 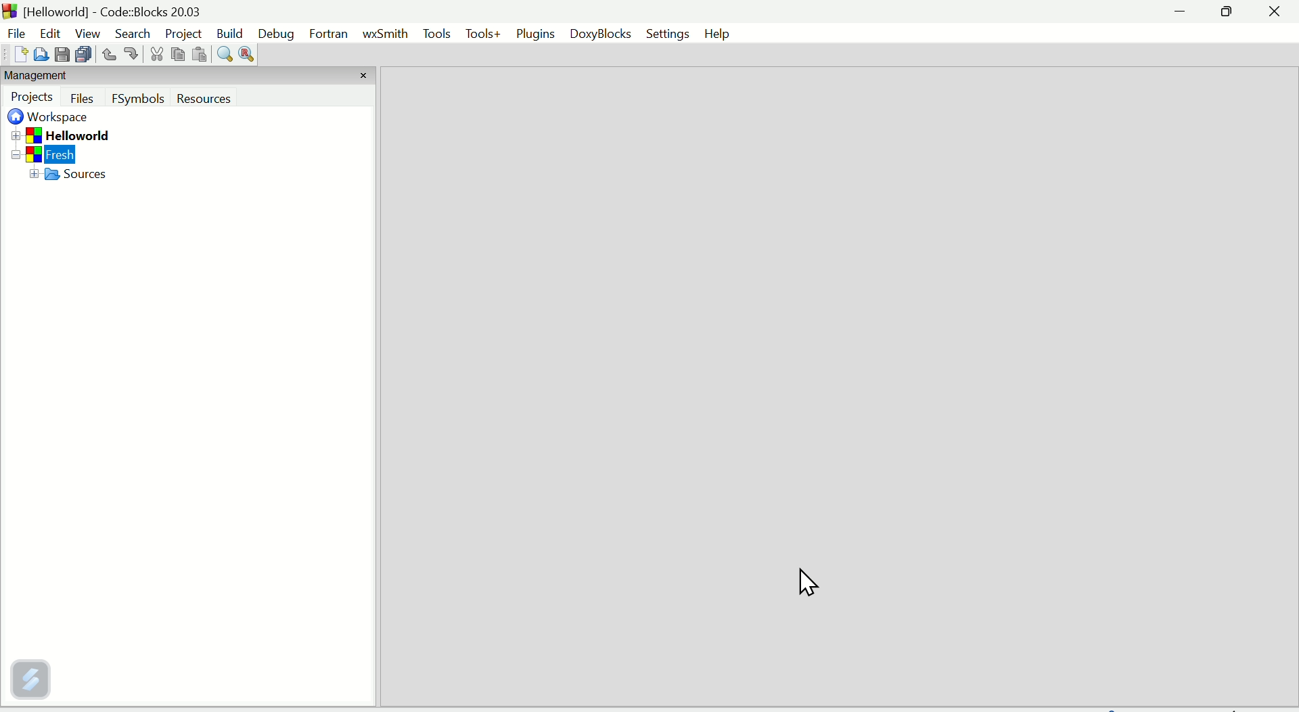 What do you see at coordinates (536, 35) in the screenshot?
I see `Plugins` at bounding box center [536, 35].